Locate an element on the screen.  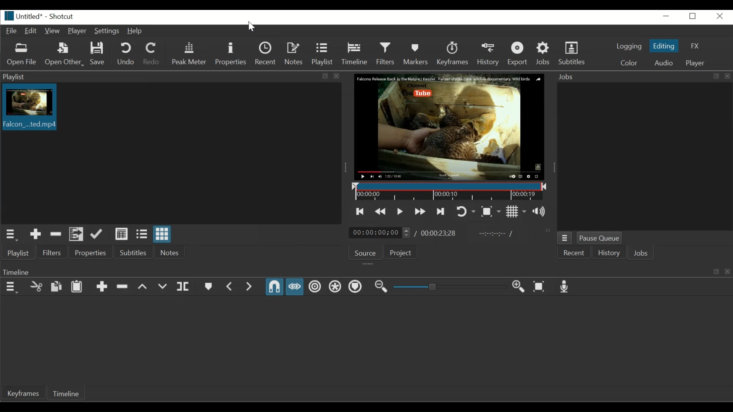
Restore is located at coordinates (694, 17).